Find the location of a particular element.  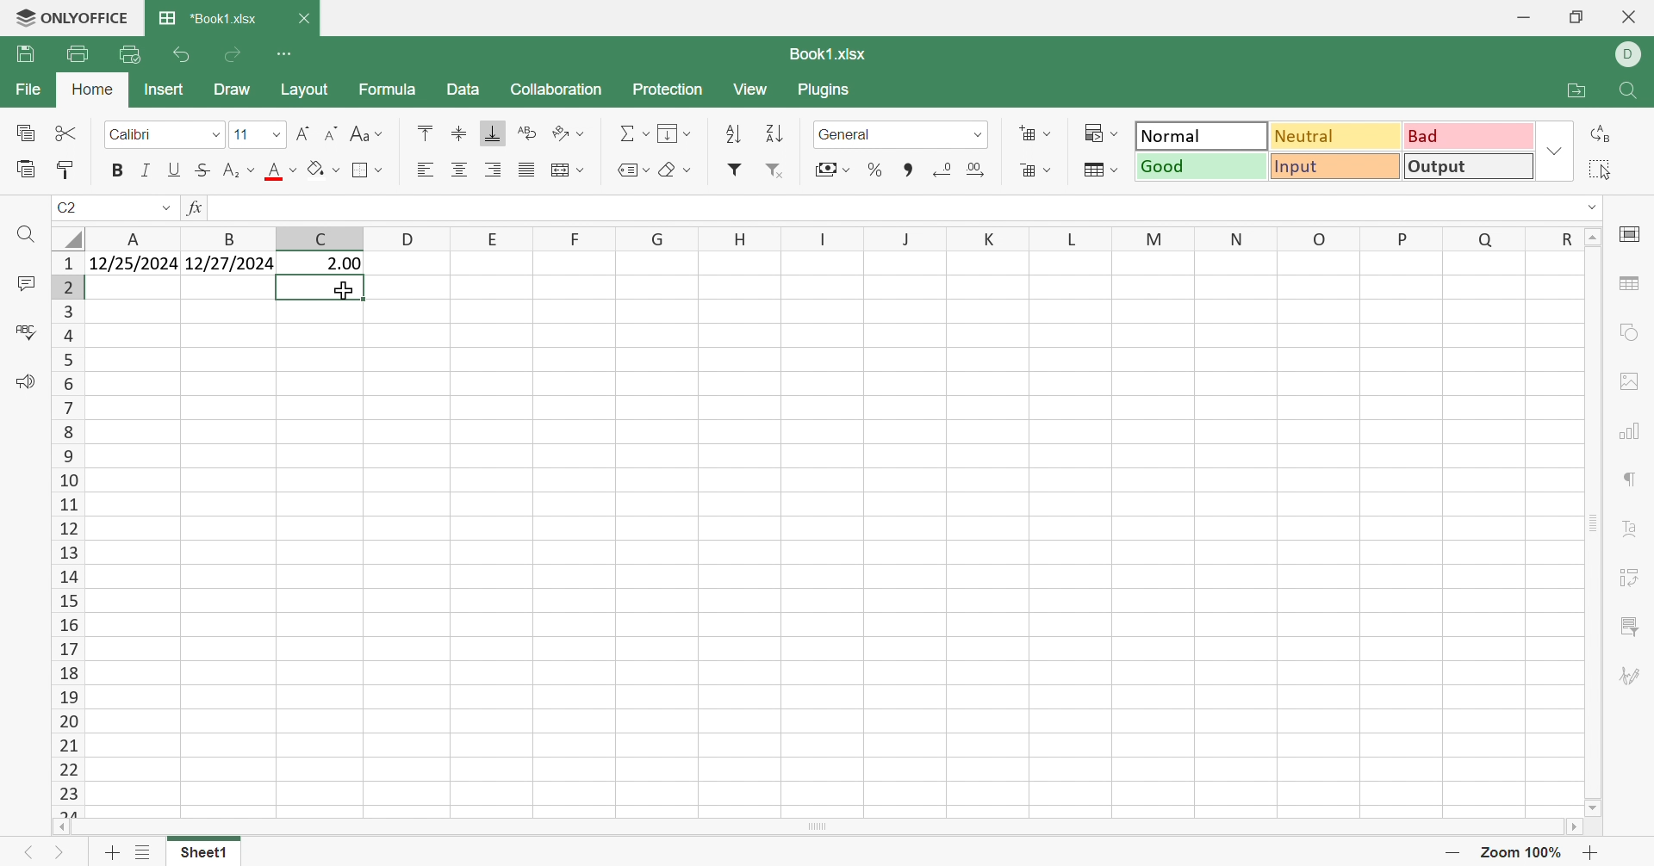

Neutral is located at coordinates (1337, 135).